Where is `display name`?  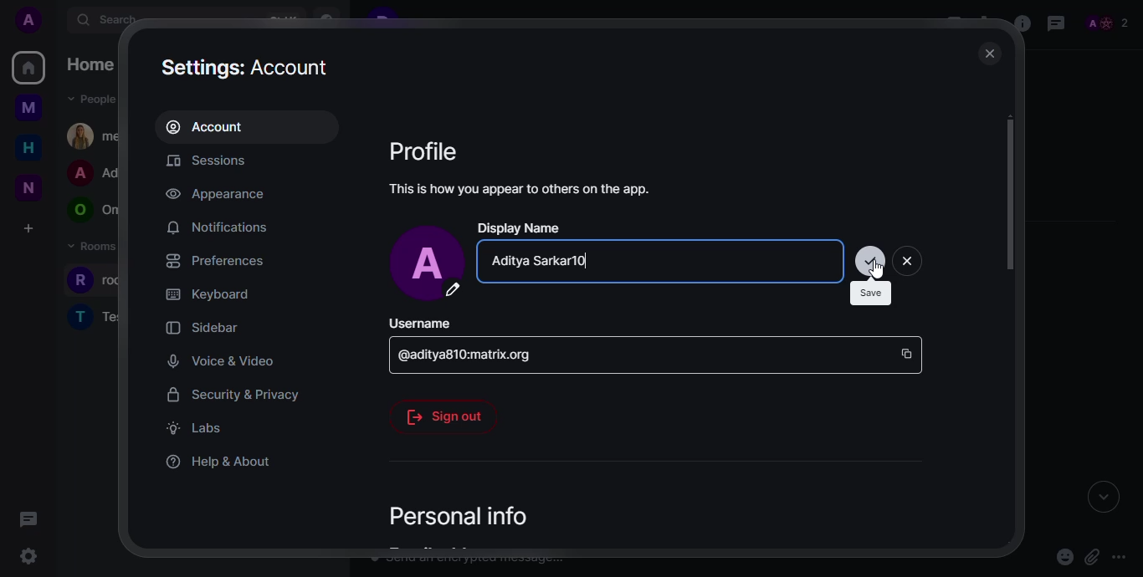 display name is located at coordinates (520, 227).